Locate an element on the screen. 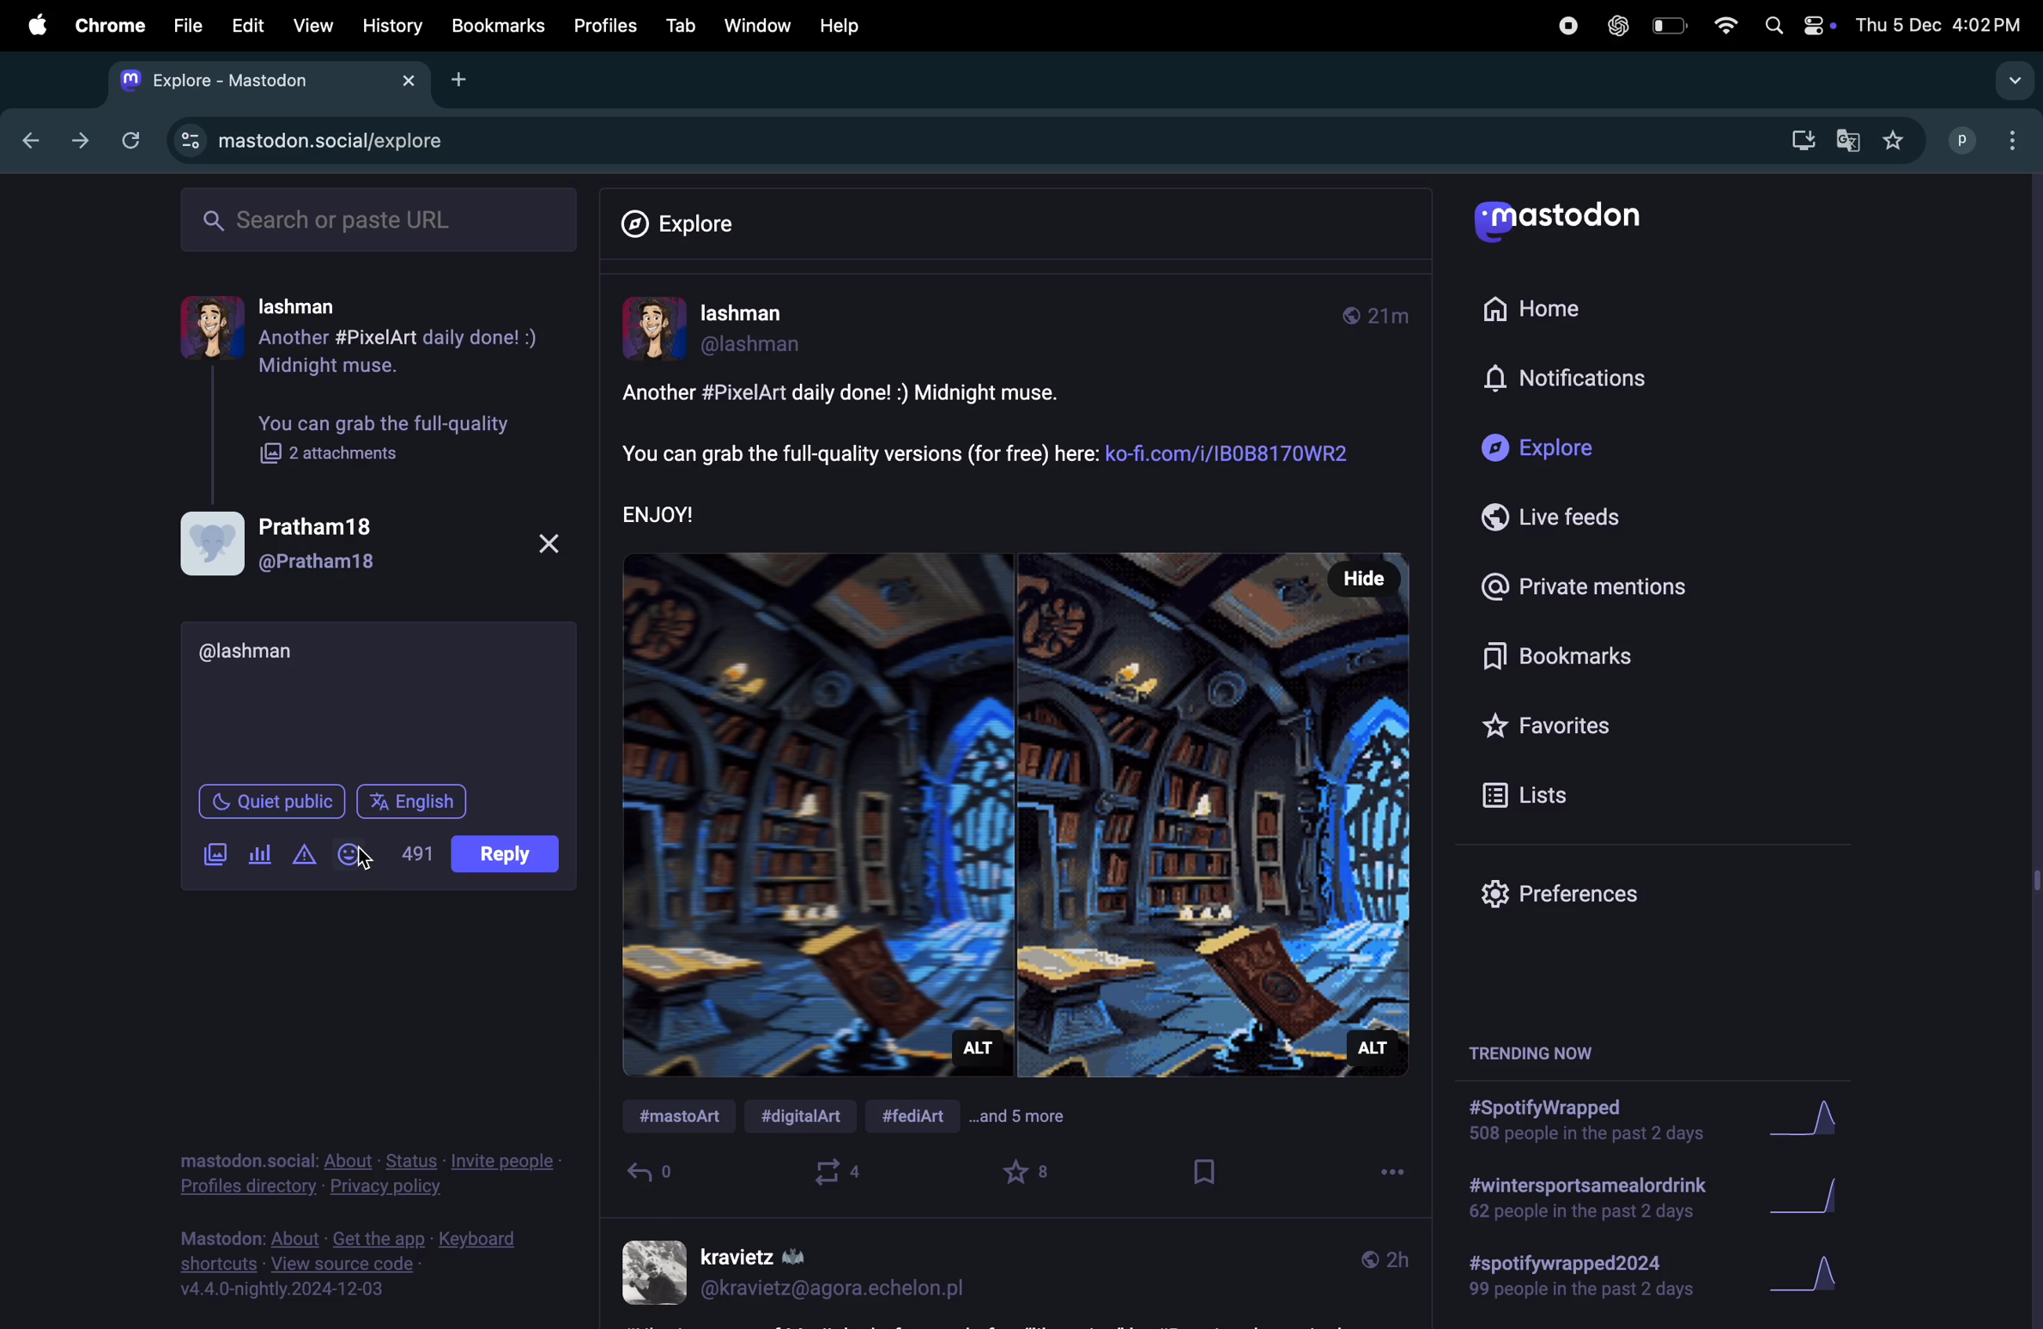 The width and height of the screenshot is (2043, 1329). you can grab full quality image is located at coordinates (392, 439).